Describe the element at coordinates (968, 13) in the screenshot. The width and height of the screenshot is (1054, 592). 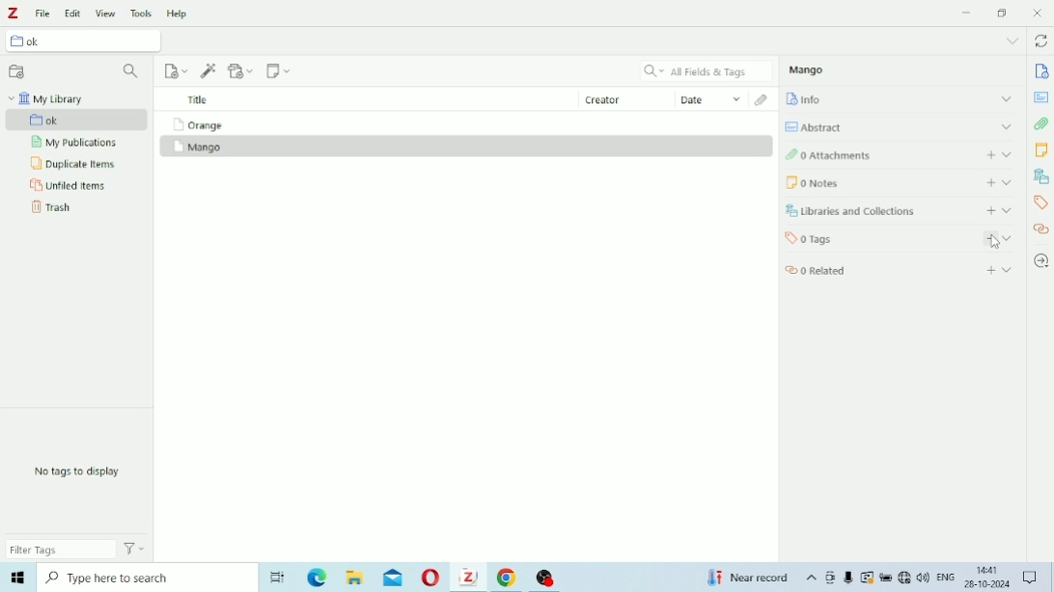
I see `Minimize` at that location.